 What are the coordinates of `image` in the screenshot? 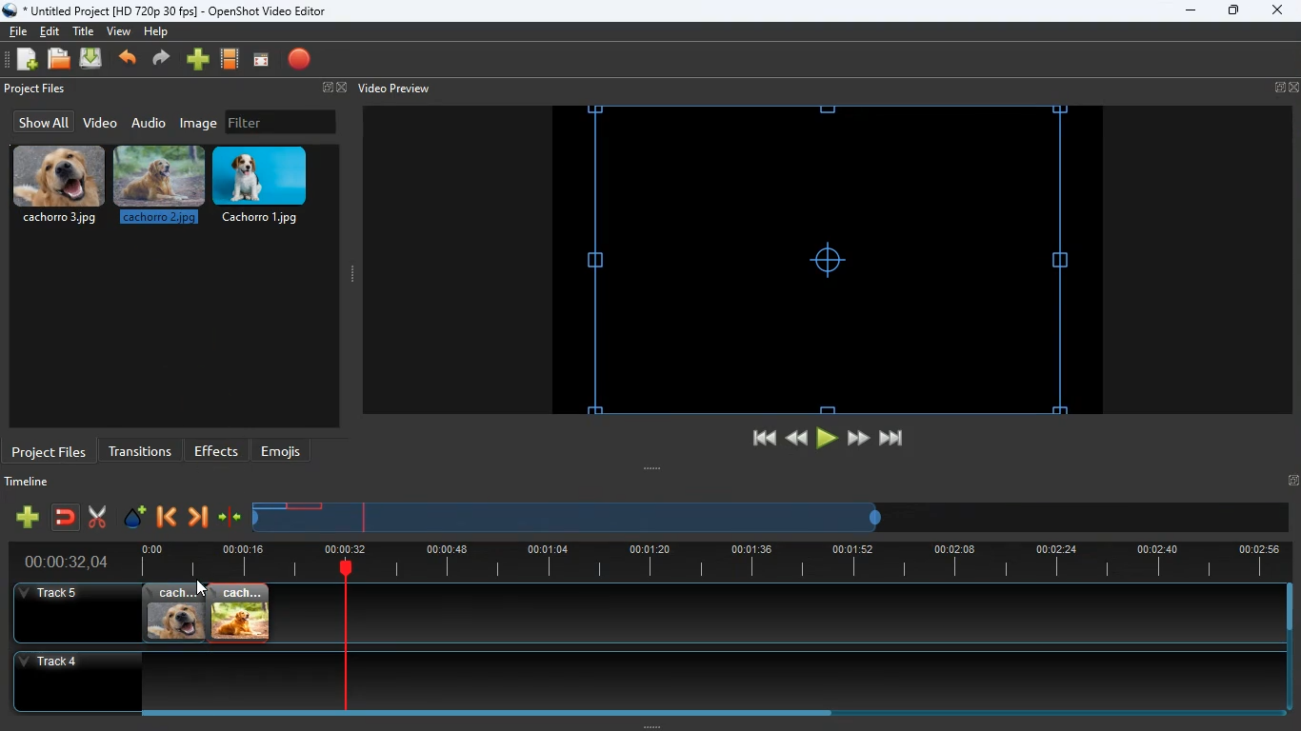 It's located at (200, 123).